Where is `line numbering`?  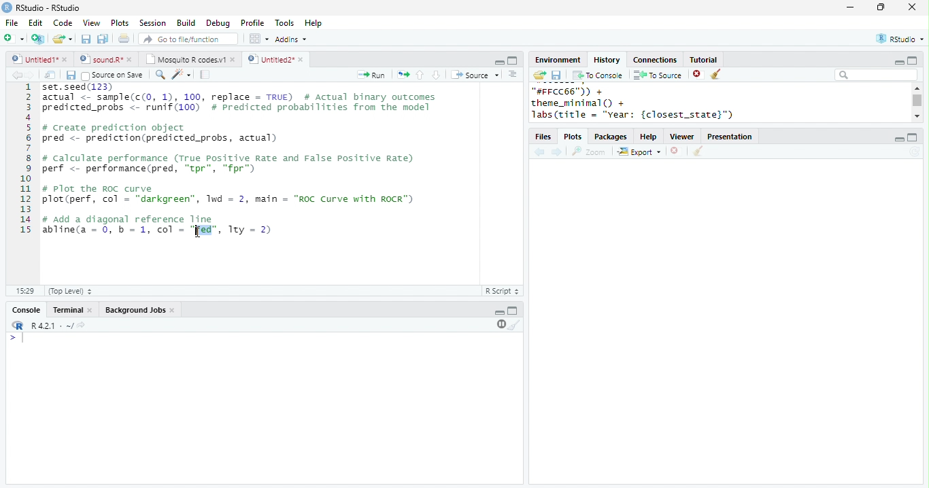
line numbering is located at coordinates (27, 160).